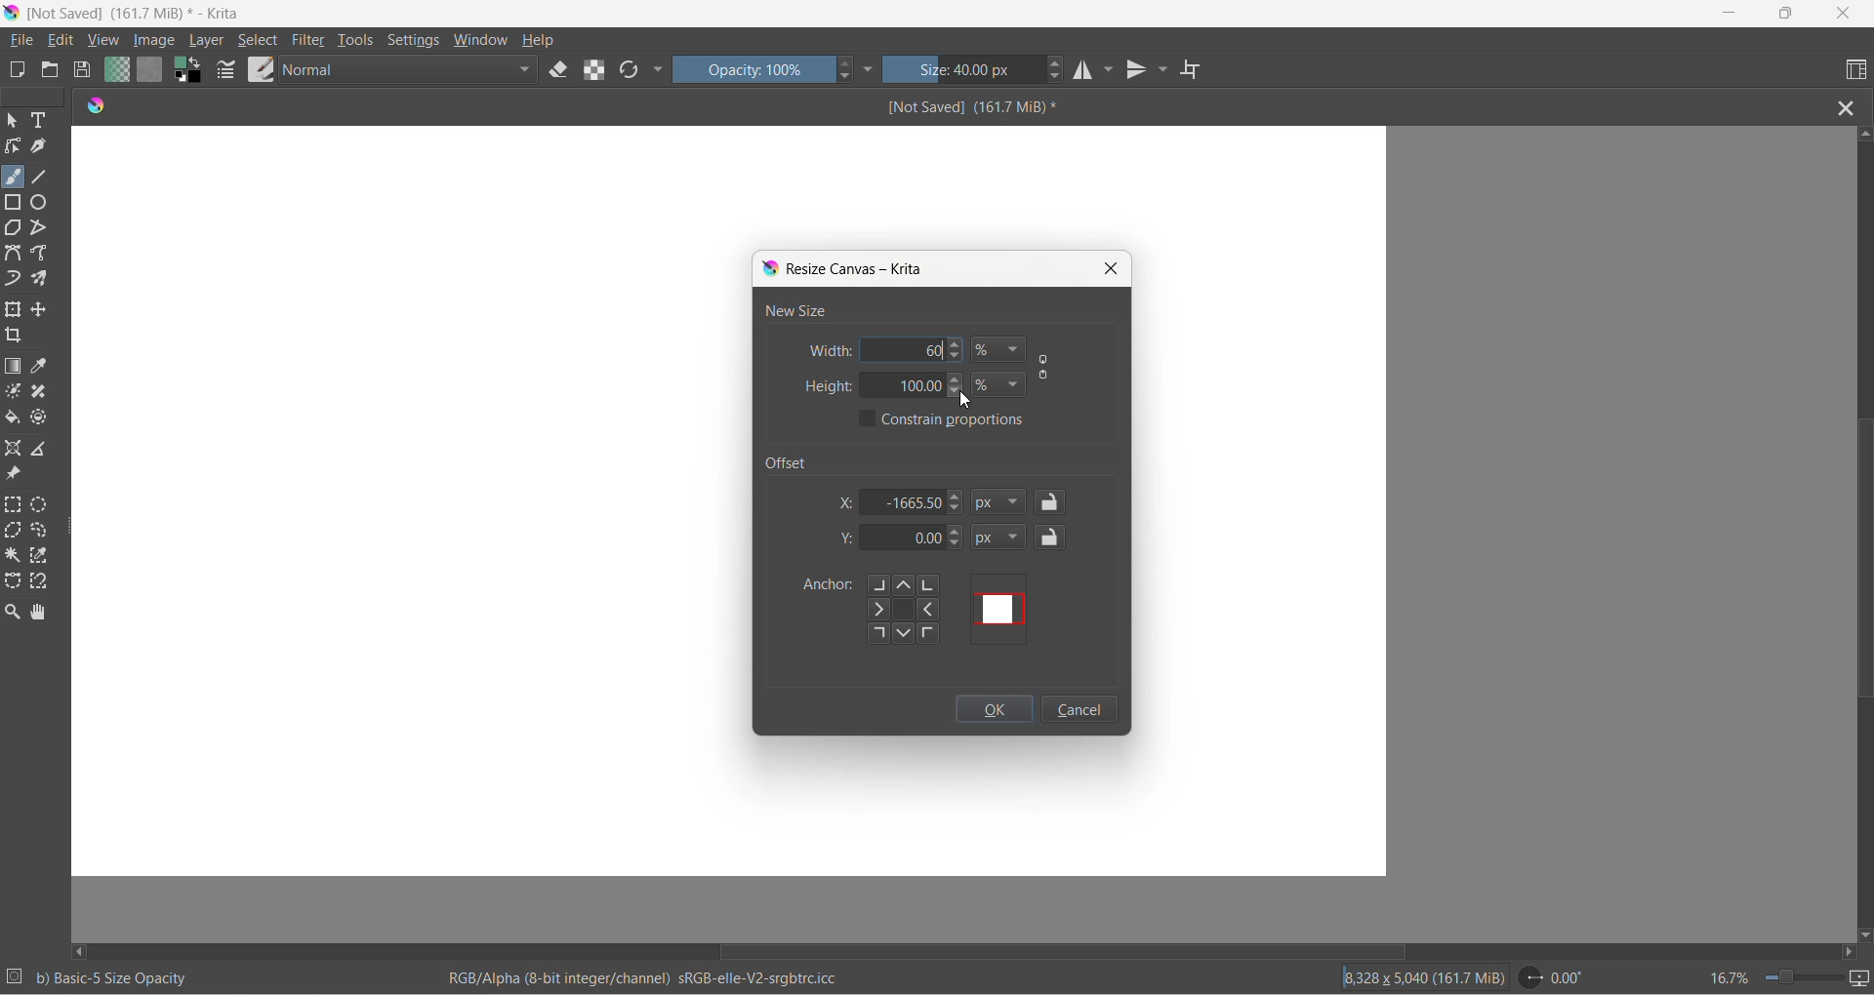  Describe the element at coordinates (847, 501) in the screenshot. I see `x-axis` at that location.